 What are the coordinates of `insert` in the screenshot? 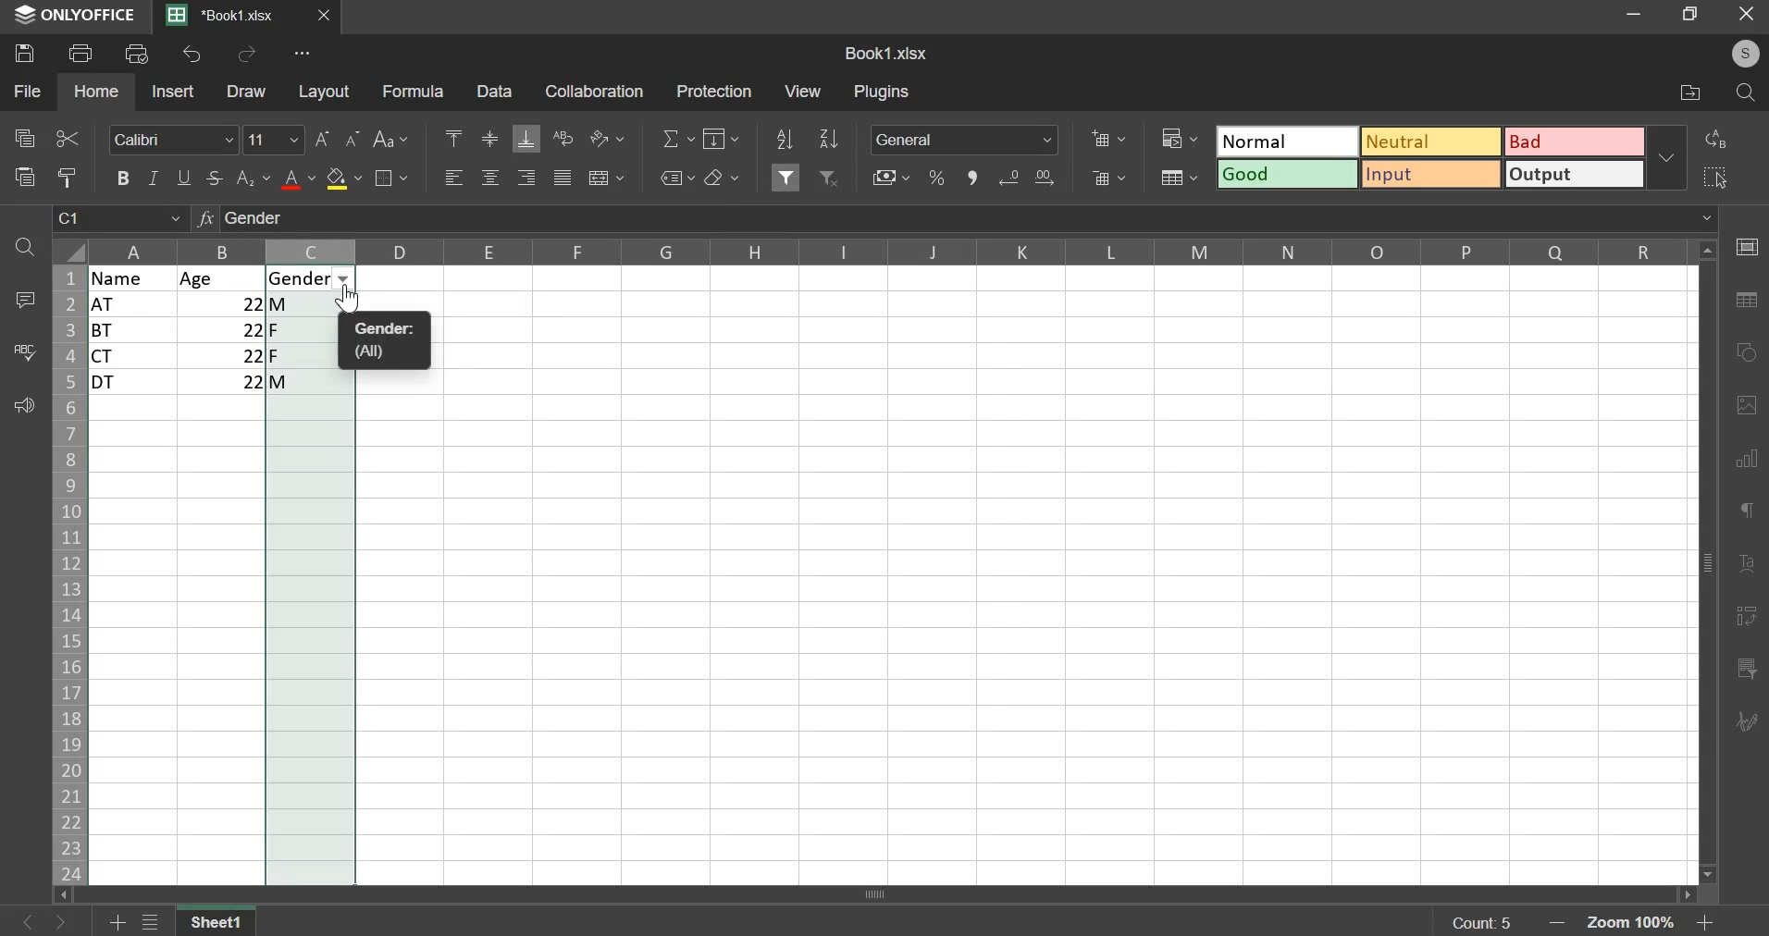 It's located at (173, 90).